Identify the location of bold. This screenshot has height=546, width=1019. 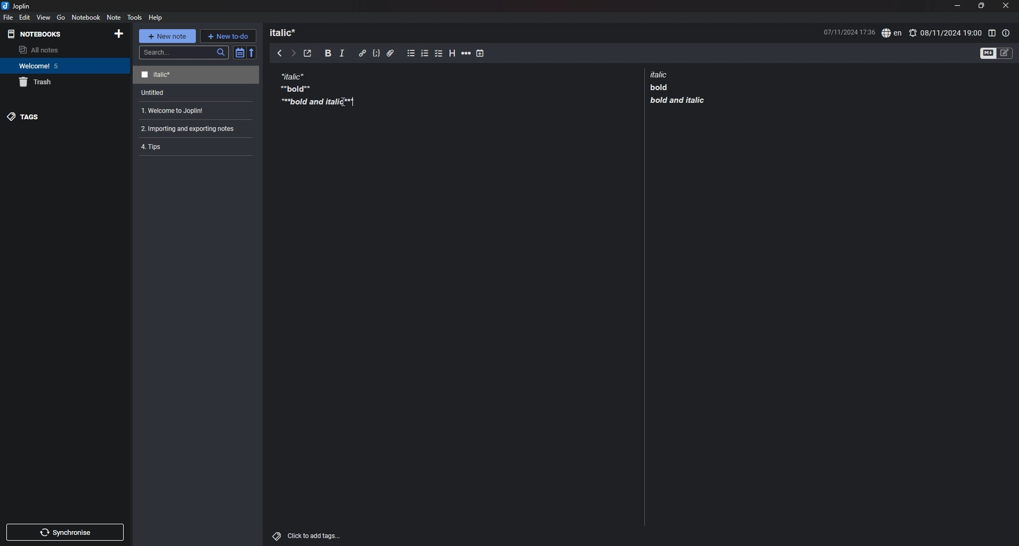
(328, 54).